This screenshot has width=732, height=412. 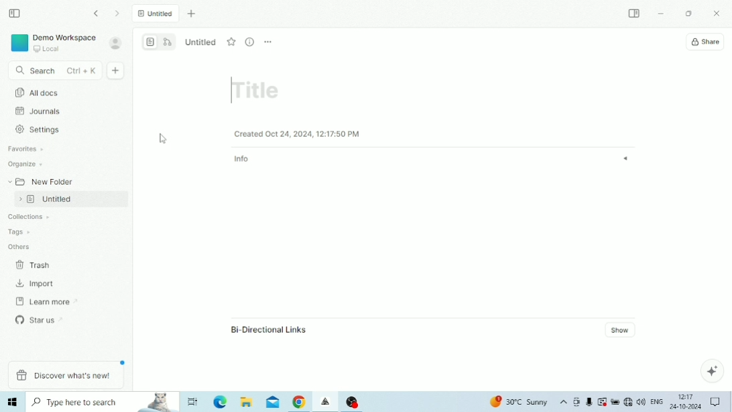 I want to click on Time, so click(x=686, y=396).